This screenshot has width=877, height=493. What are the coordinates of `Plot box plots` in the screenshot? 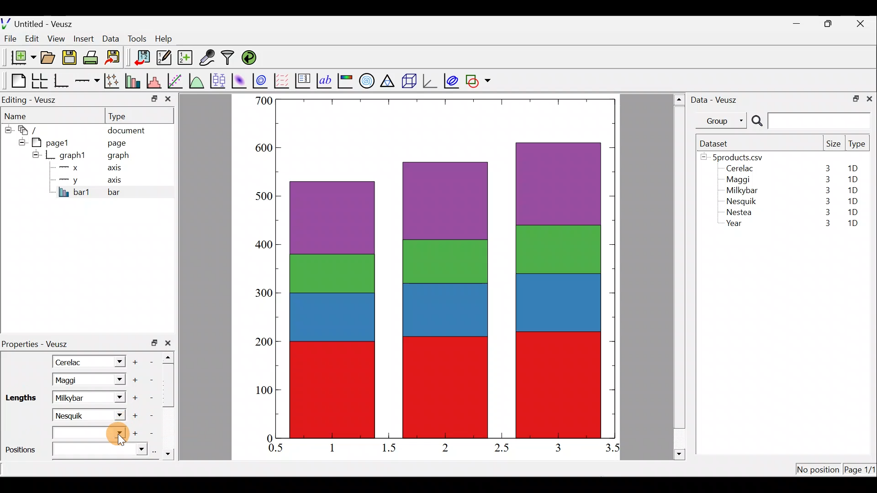 It's located at (219, 80).